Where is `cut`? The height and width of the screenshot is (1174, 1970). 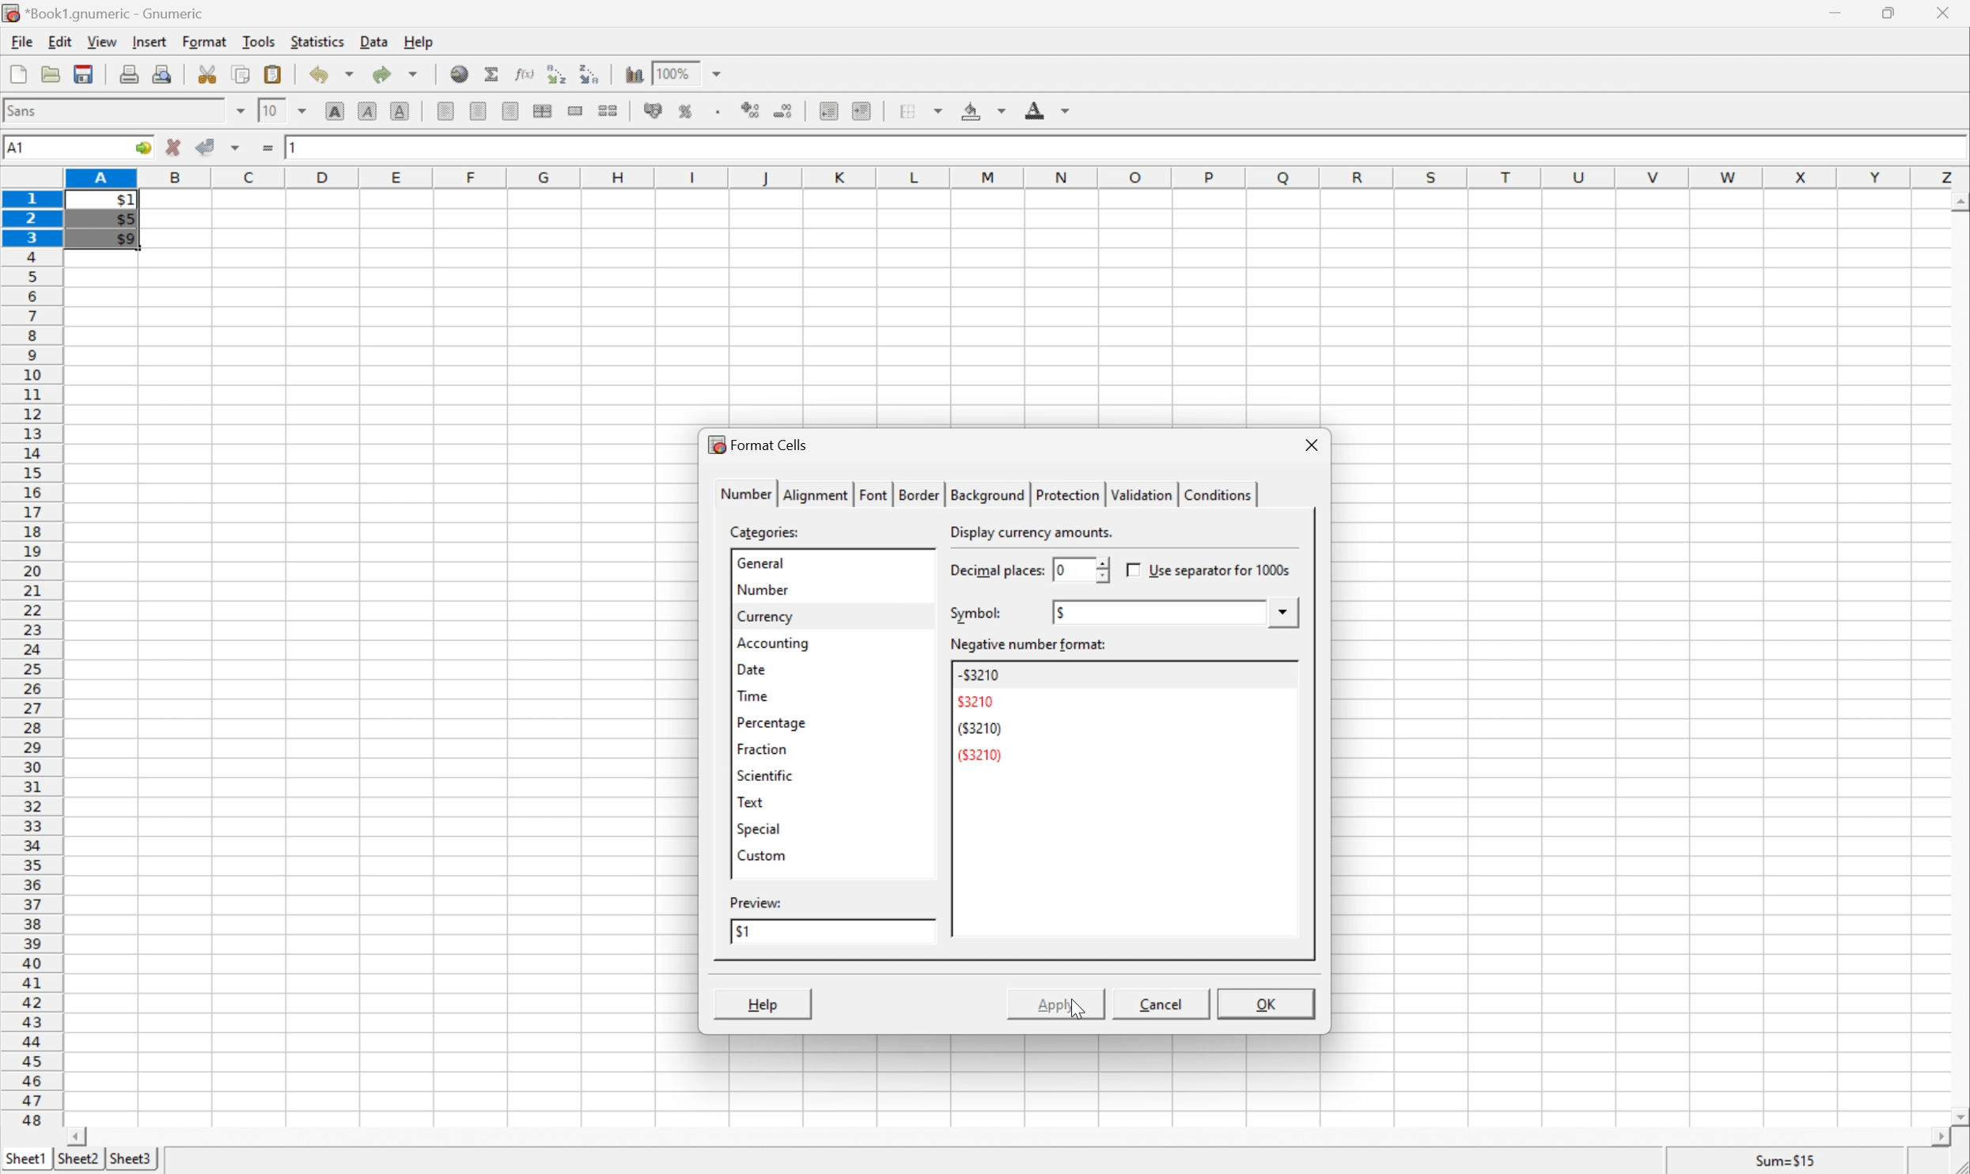
cut is located at coordinates (207, 73).